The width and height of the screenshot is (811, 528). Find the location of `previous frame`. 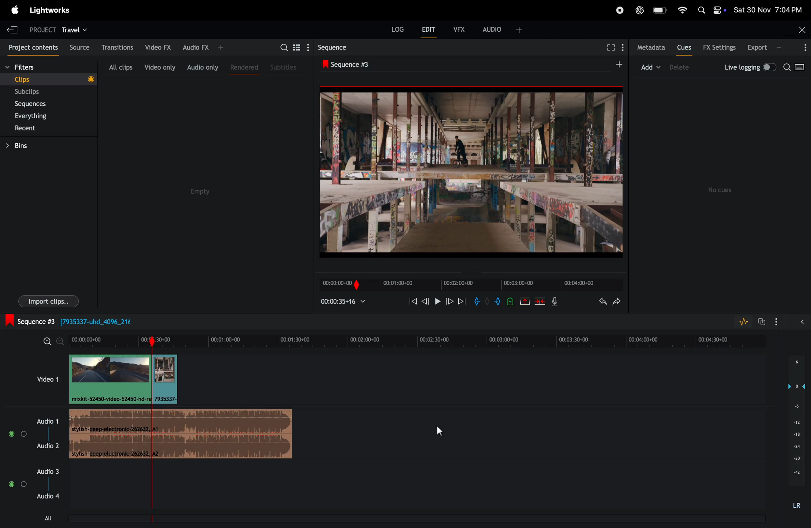

previous frame is located at coordinates (425, 302).